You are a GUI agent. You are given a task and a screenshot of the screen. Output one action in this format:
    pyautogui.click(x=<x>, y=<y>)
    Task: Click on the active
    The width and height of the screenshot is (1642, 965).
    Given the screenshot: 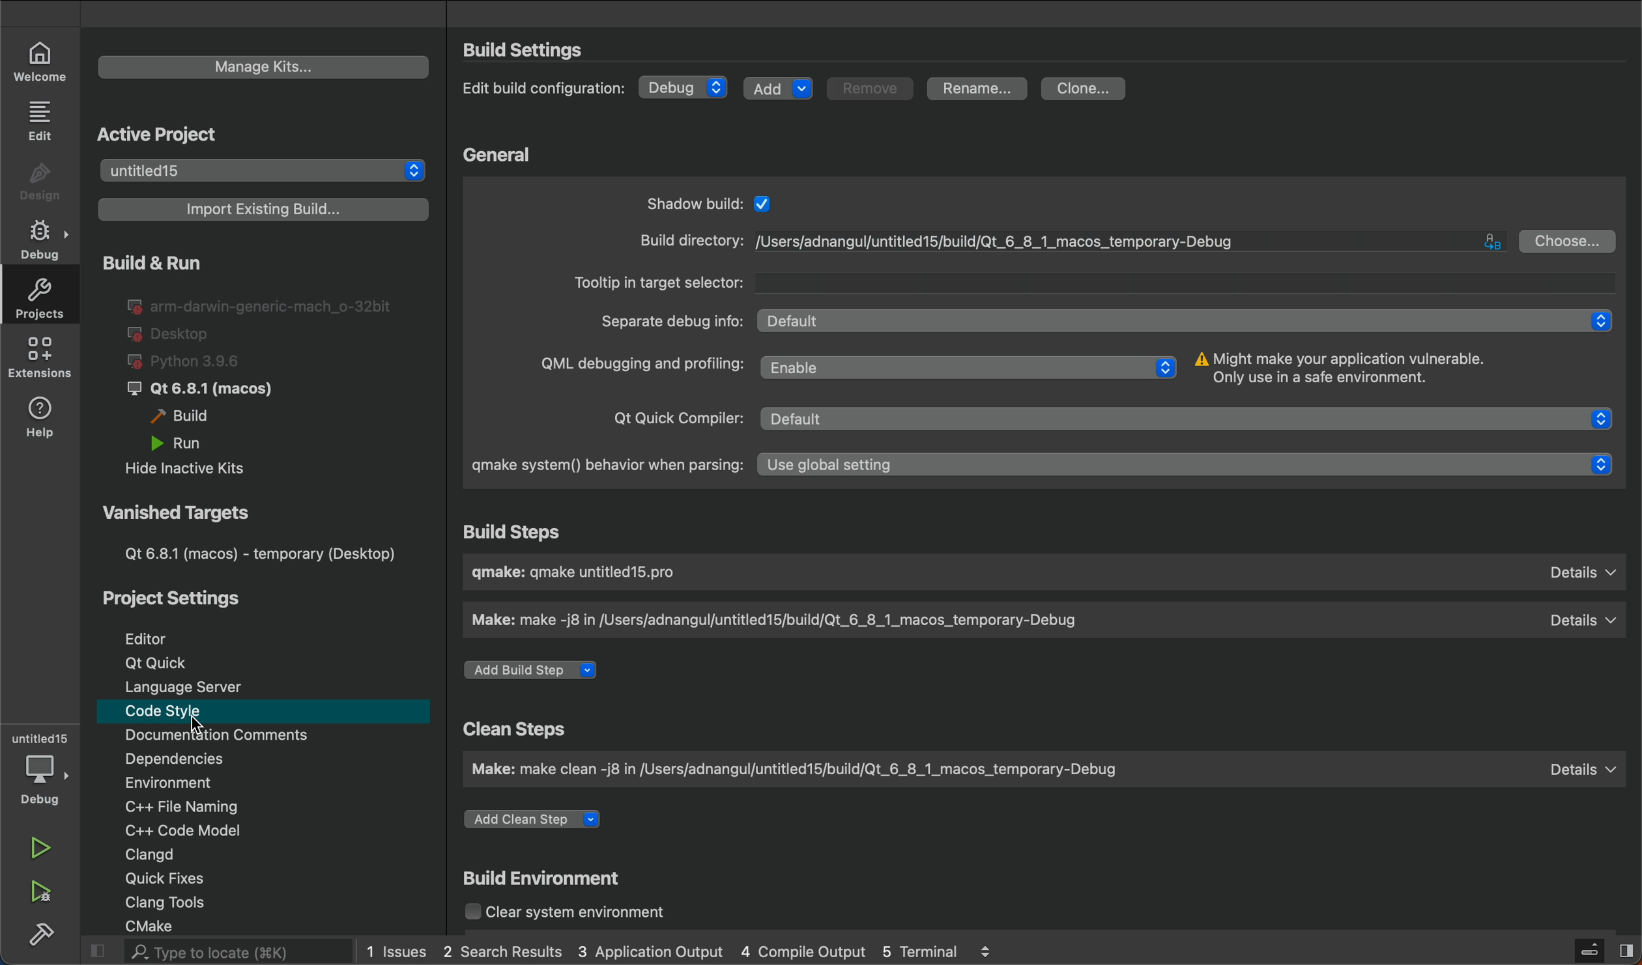 What is the action you would take?
    pyautogui.click(x=164, y=132)
    